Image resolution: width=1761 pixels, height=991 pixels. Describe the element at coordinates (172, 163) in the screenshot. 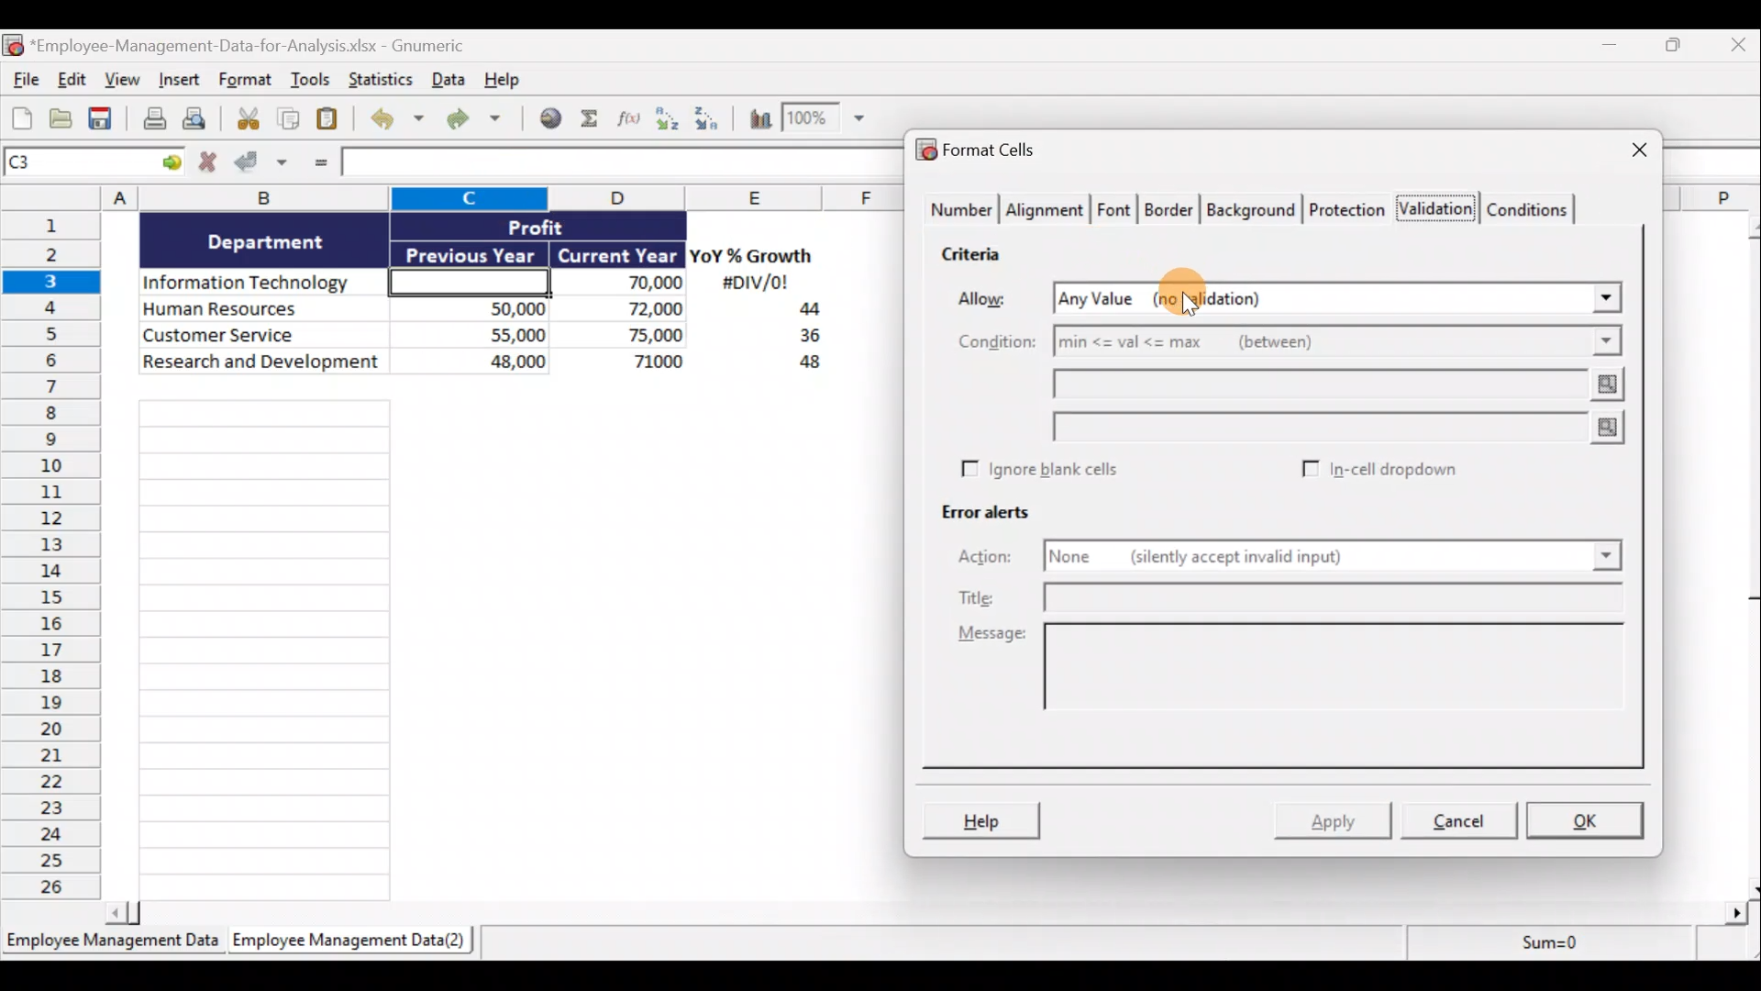

I see `Go to` at that location.